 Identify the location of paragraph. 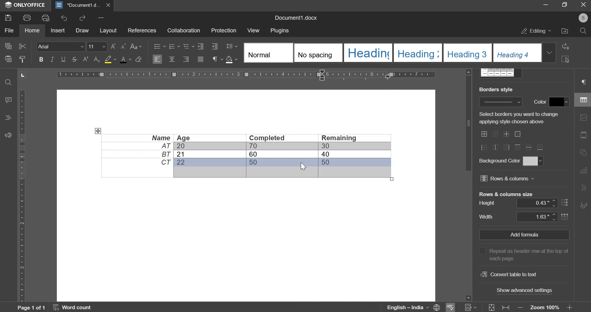
(215, 60).